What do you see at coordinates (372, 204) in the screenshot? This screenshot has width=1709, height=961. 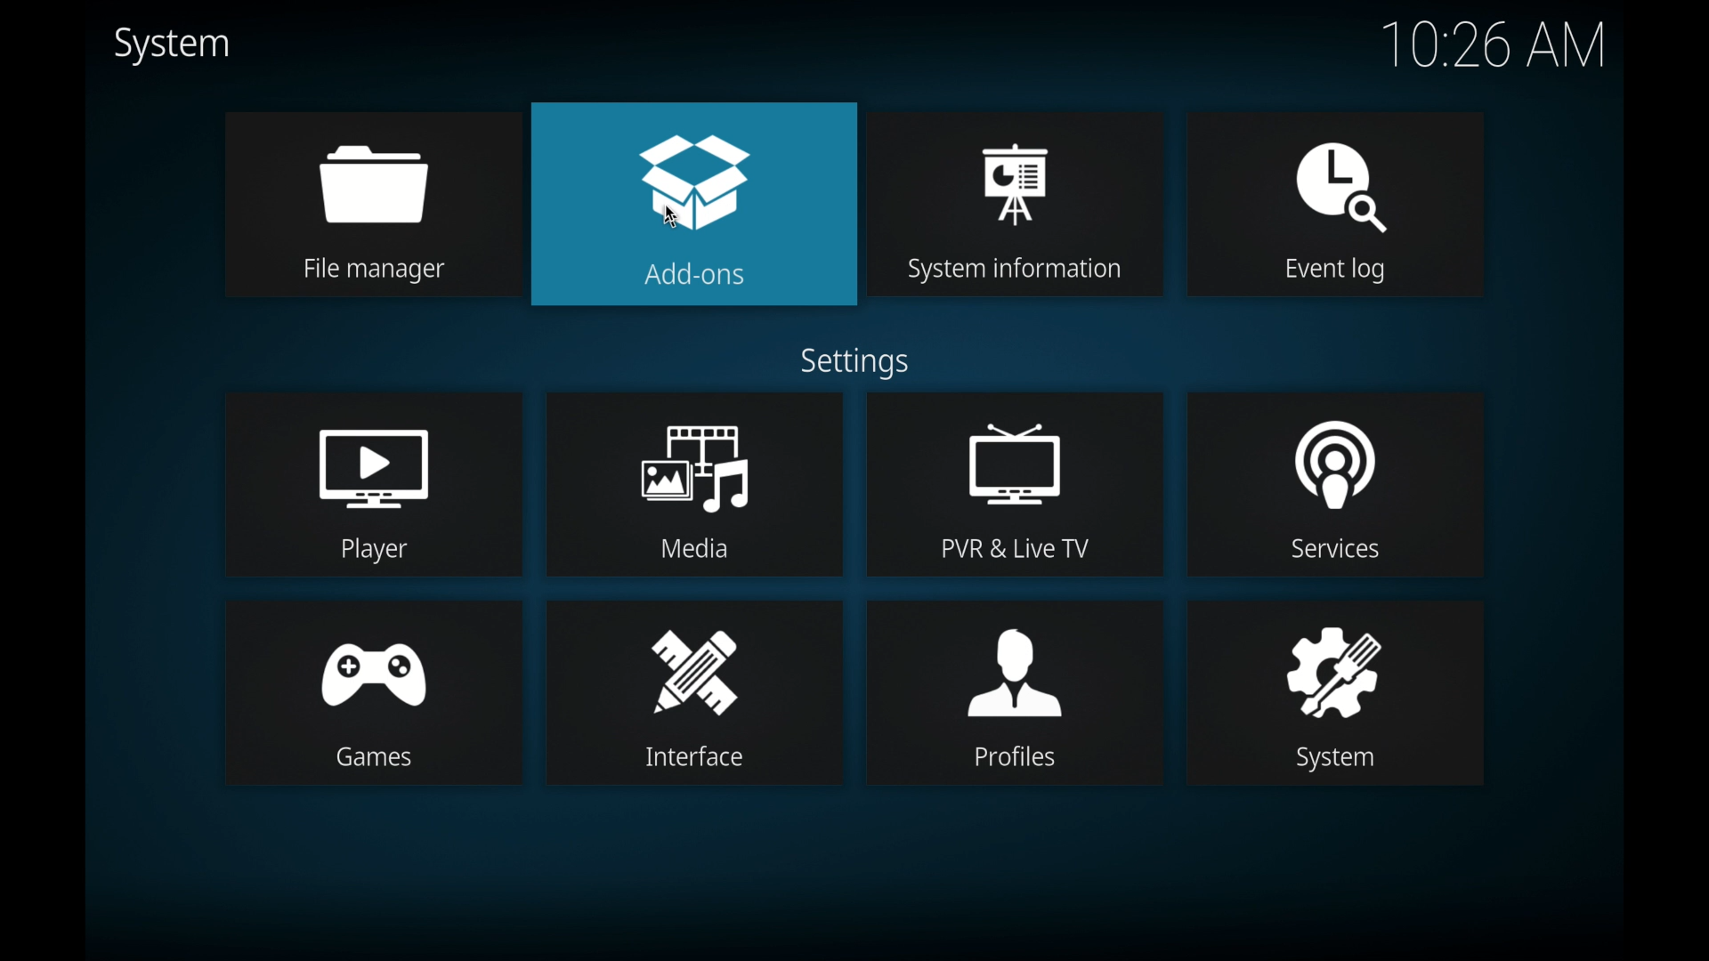 I see `file manager` at bounding box center [372, 204].